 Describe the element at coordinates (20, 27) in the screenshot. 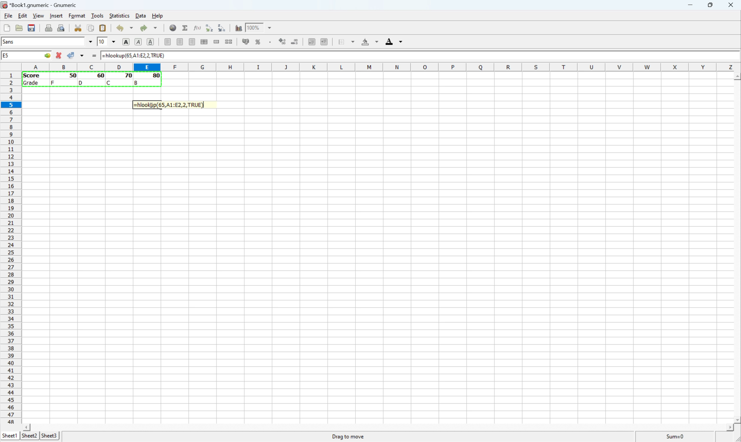

I see `Open a file` at that location.